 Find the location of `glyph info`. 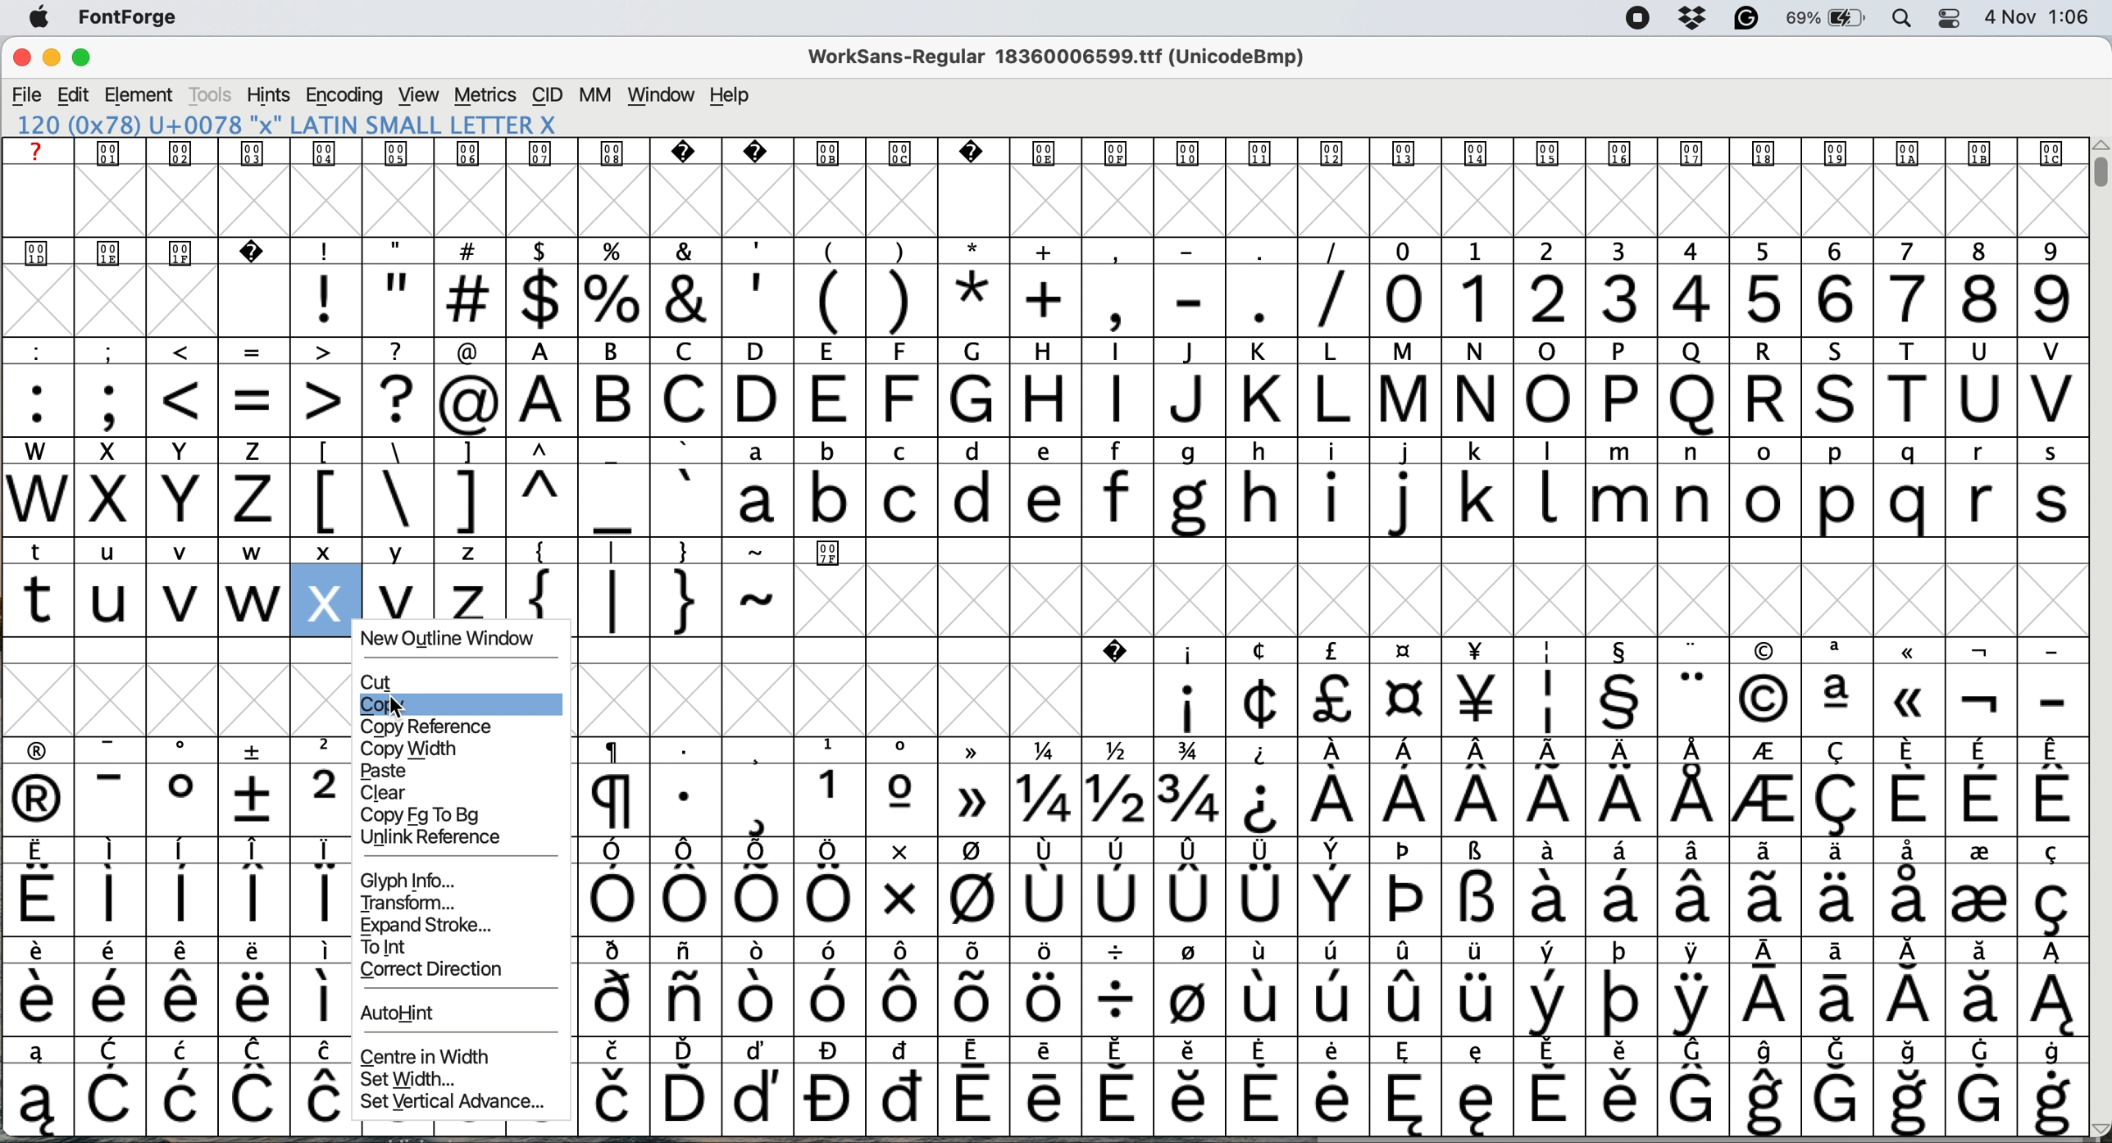

glyph info is located at coordinates (416, 879).